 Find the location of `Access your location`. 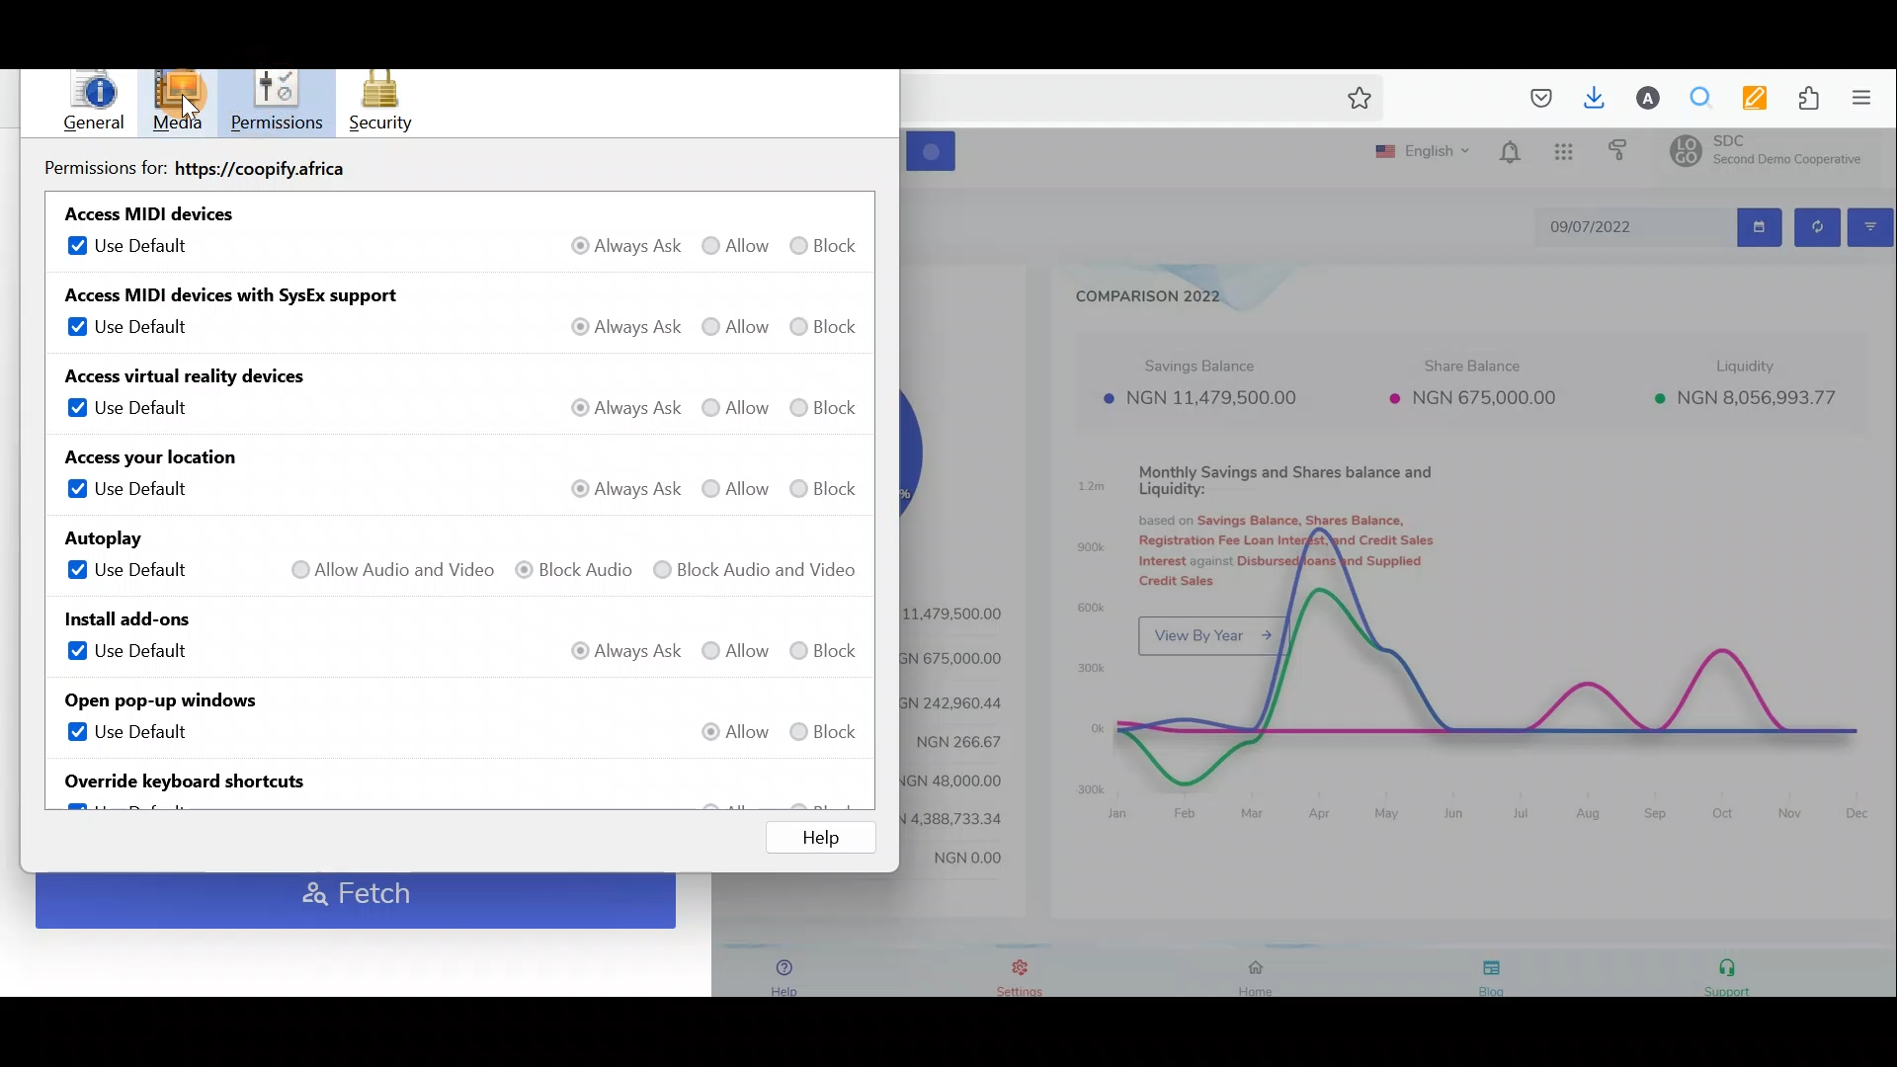

Access your location is located at coordinates (158, 457).